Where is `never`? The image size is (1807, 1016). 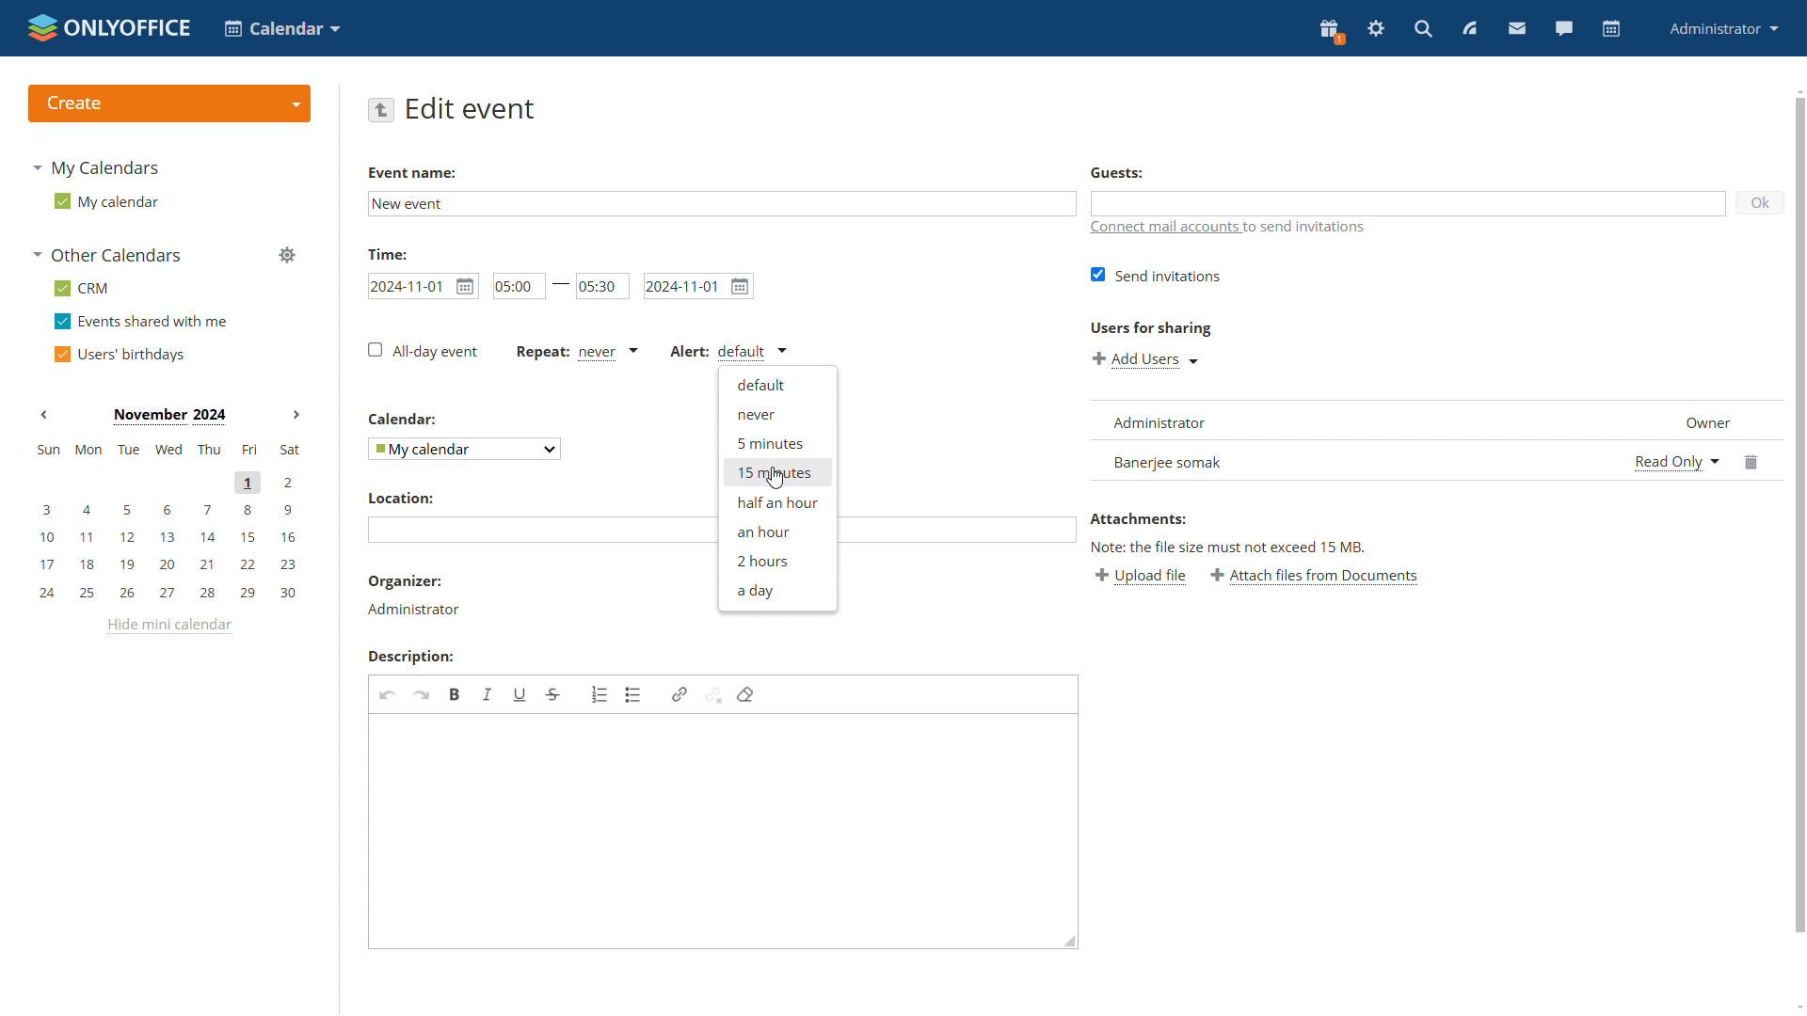
never is located at coordinates (778, 415).